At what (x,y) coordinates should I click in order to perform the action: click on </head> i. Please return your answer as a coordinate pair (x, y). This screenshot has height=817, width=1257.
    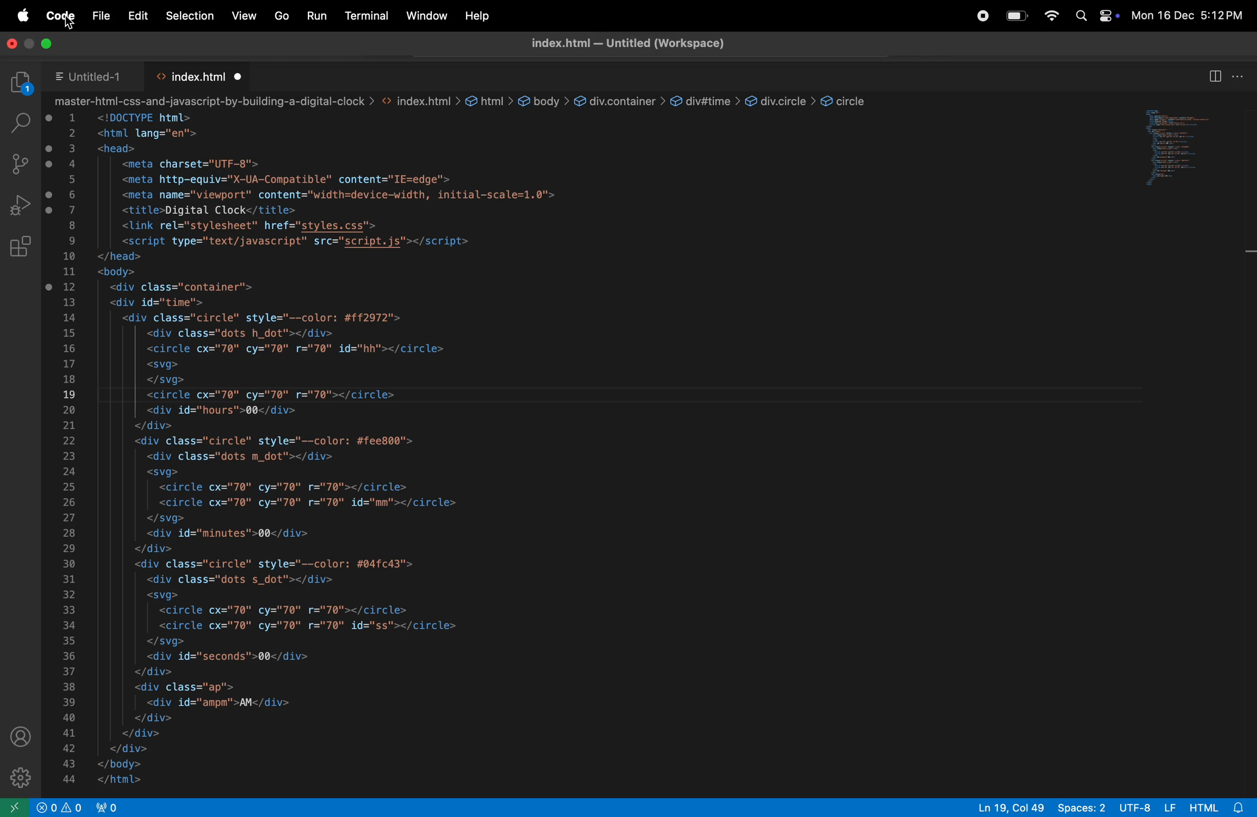
    Looking at the image, I should click on (120, 257).